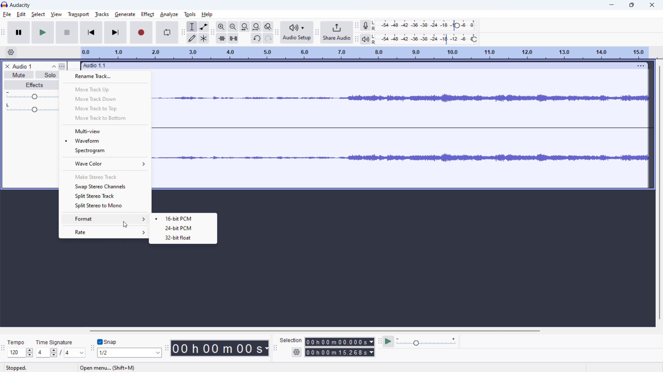 Image resolution: width=663 pixels, height=372 pixels. What do you see at coordinates (104, 177) in the screenshot?
I see `make stereo track` at bounding box center [104, 177].